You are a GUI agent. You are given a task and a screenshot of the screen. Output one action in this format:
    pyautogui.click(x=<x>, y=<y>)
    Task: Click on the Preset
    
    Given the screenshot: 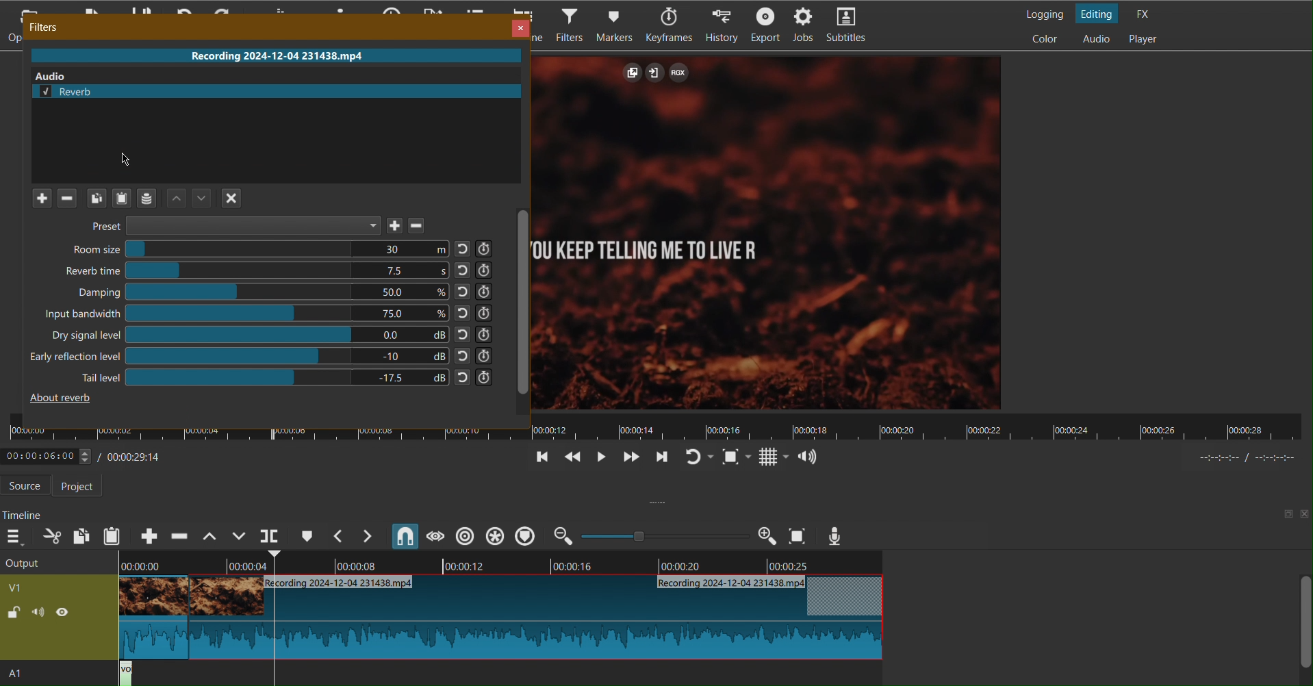 What is the action you would take?
    pyautogui.click(x=263, y=227)
    